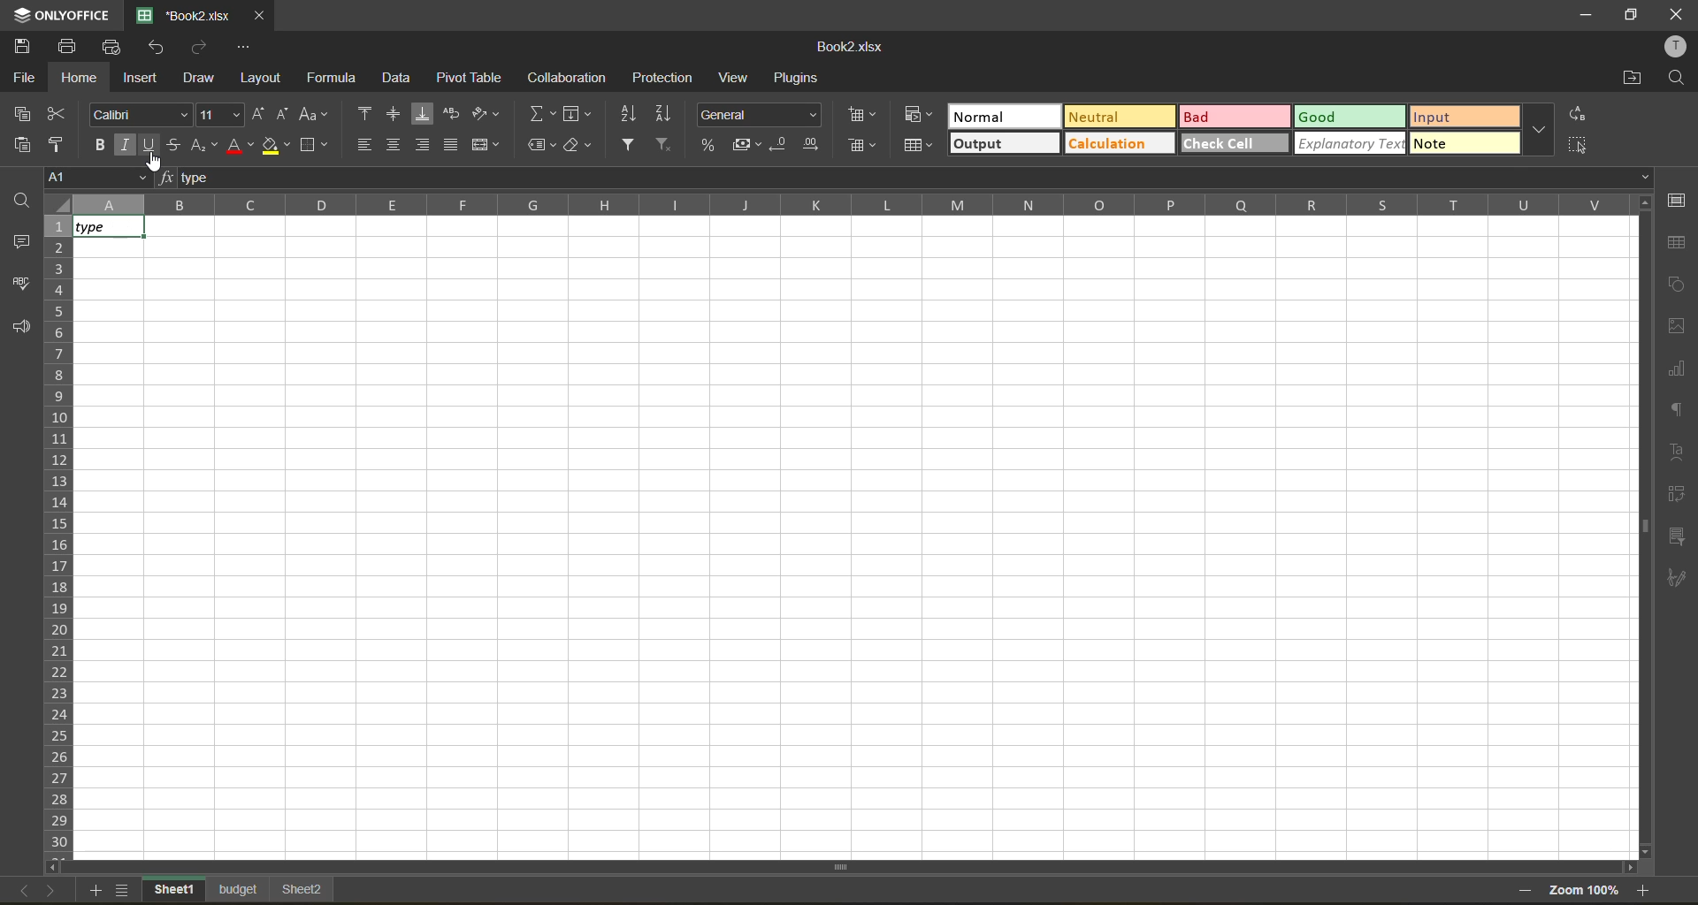 The image size is (1698, 905). I want to click on justified, so click(450, 144).